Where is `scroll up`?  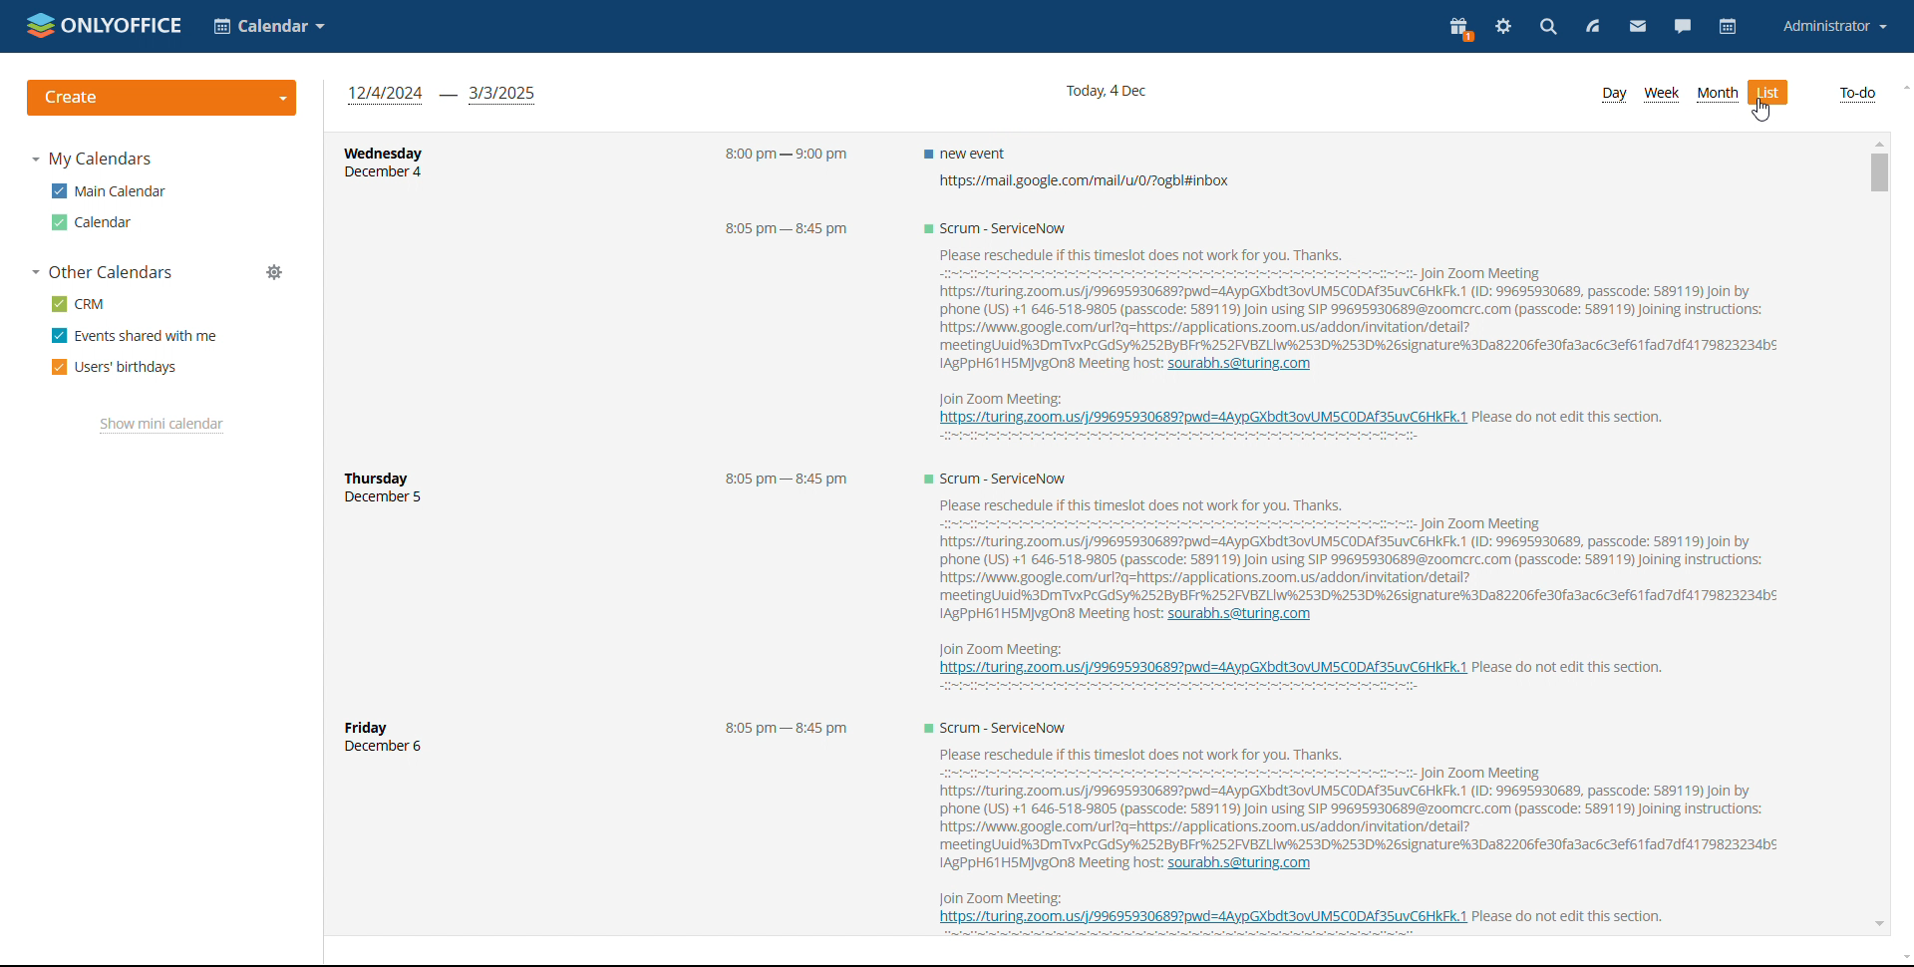 scroll up is located at coordinates (1902, 87).